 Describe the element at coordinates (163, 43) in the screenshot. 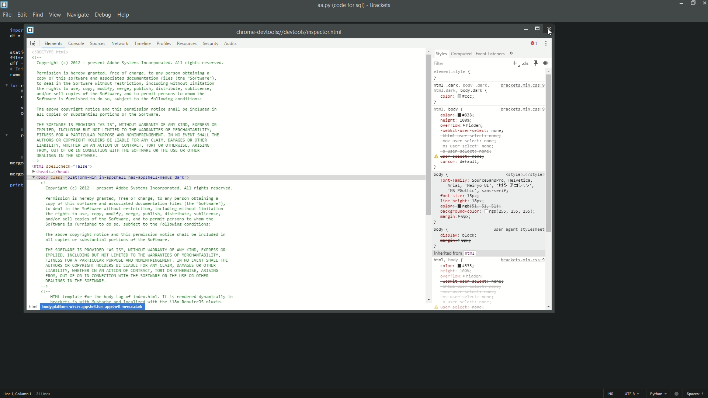

I see `profiles` at that location.